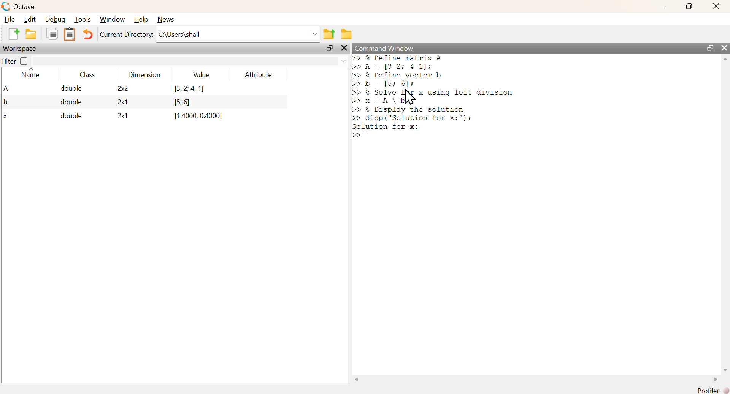 This screenshot has width=730, height=394. Describe the element at coordinates (21, 49) in the screenshot. I see `workspace` at that location.